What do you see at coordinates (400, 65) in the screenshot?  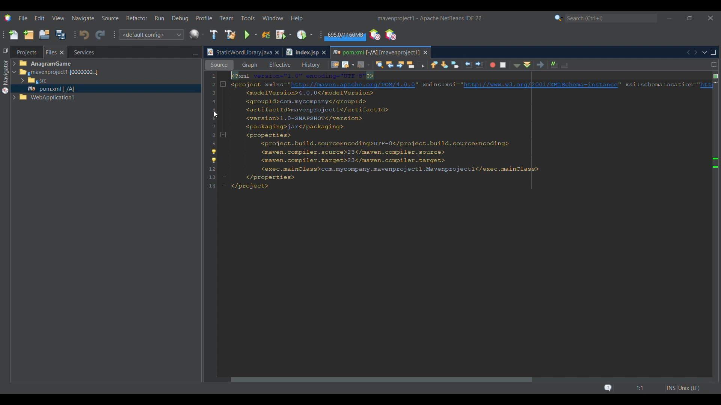 I see `Find next occurrence ` at bounding box center [400, 65].